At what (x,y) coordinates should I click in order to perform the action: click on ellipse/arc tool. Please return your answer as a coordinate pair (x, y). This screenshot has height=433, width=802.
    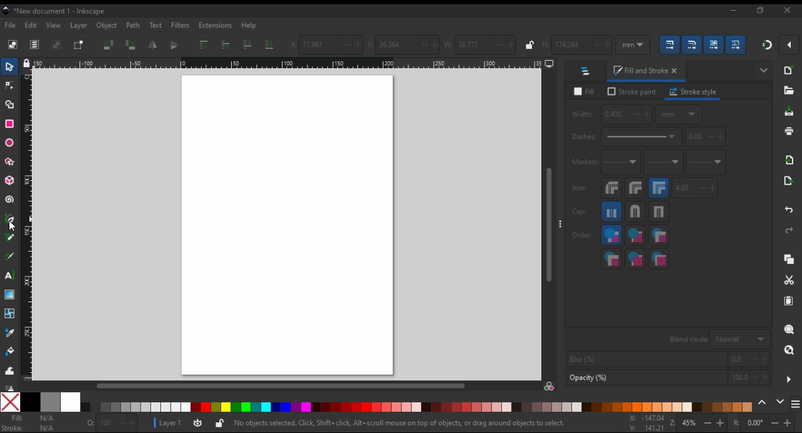
    Looking at the image, I should click on (11, 141).